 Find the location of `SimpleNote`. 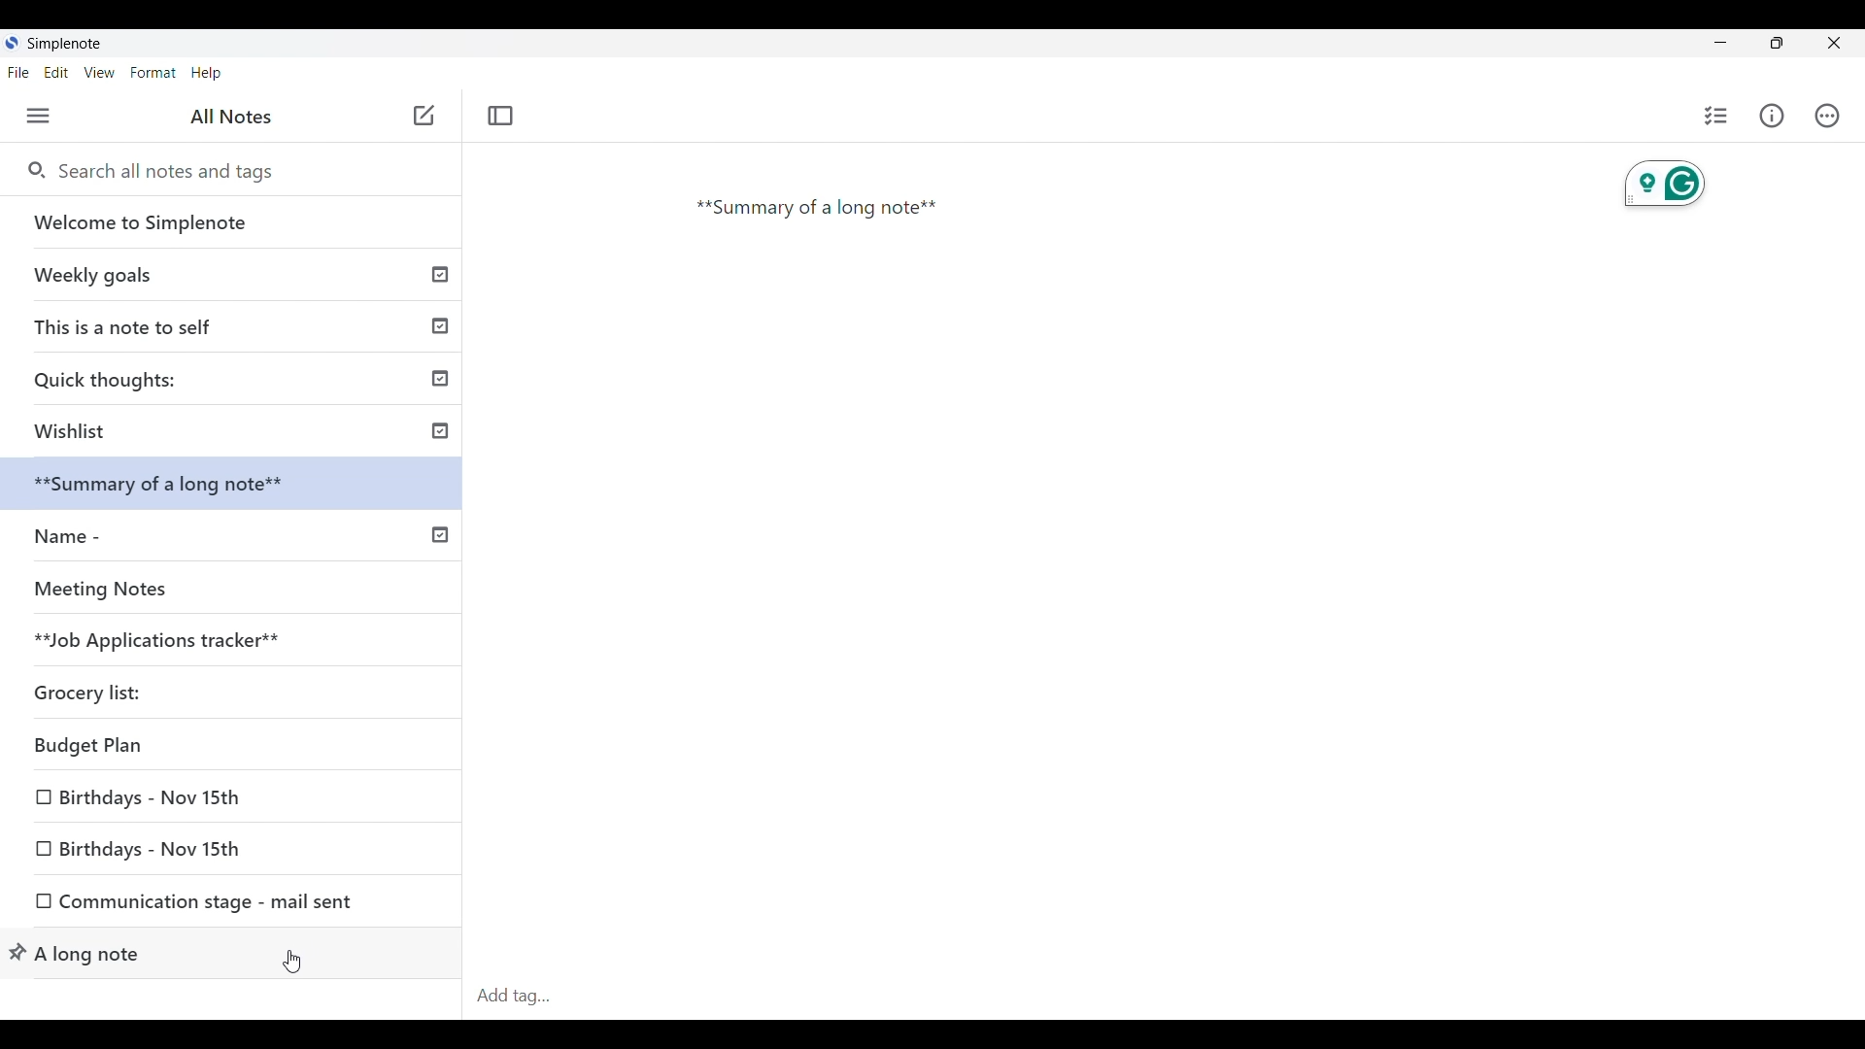

SimpleNote is located at coordinates (59, 43).